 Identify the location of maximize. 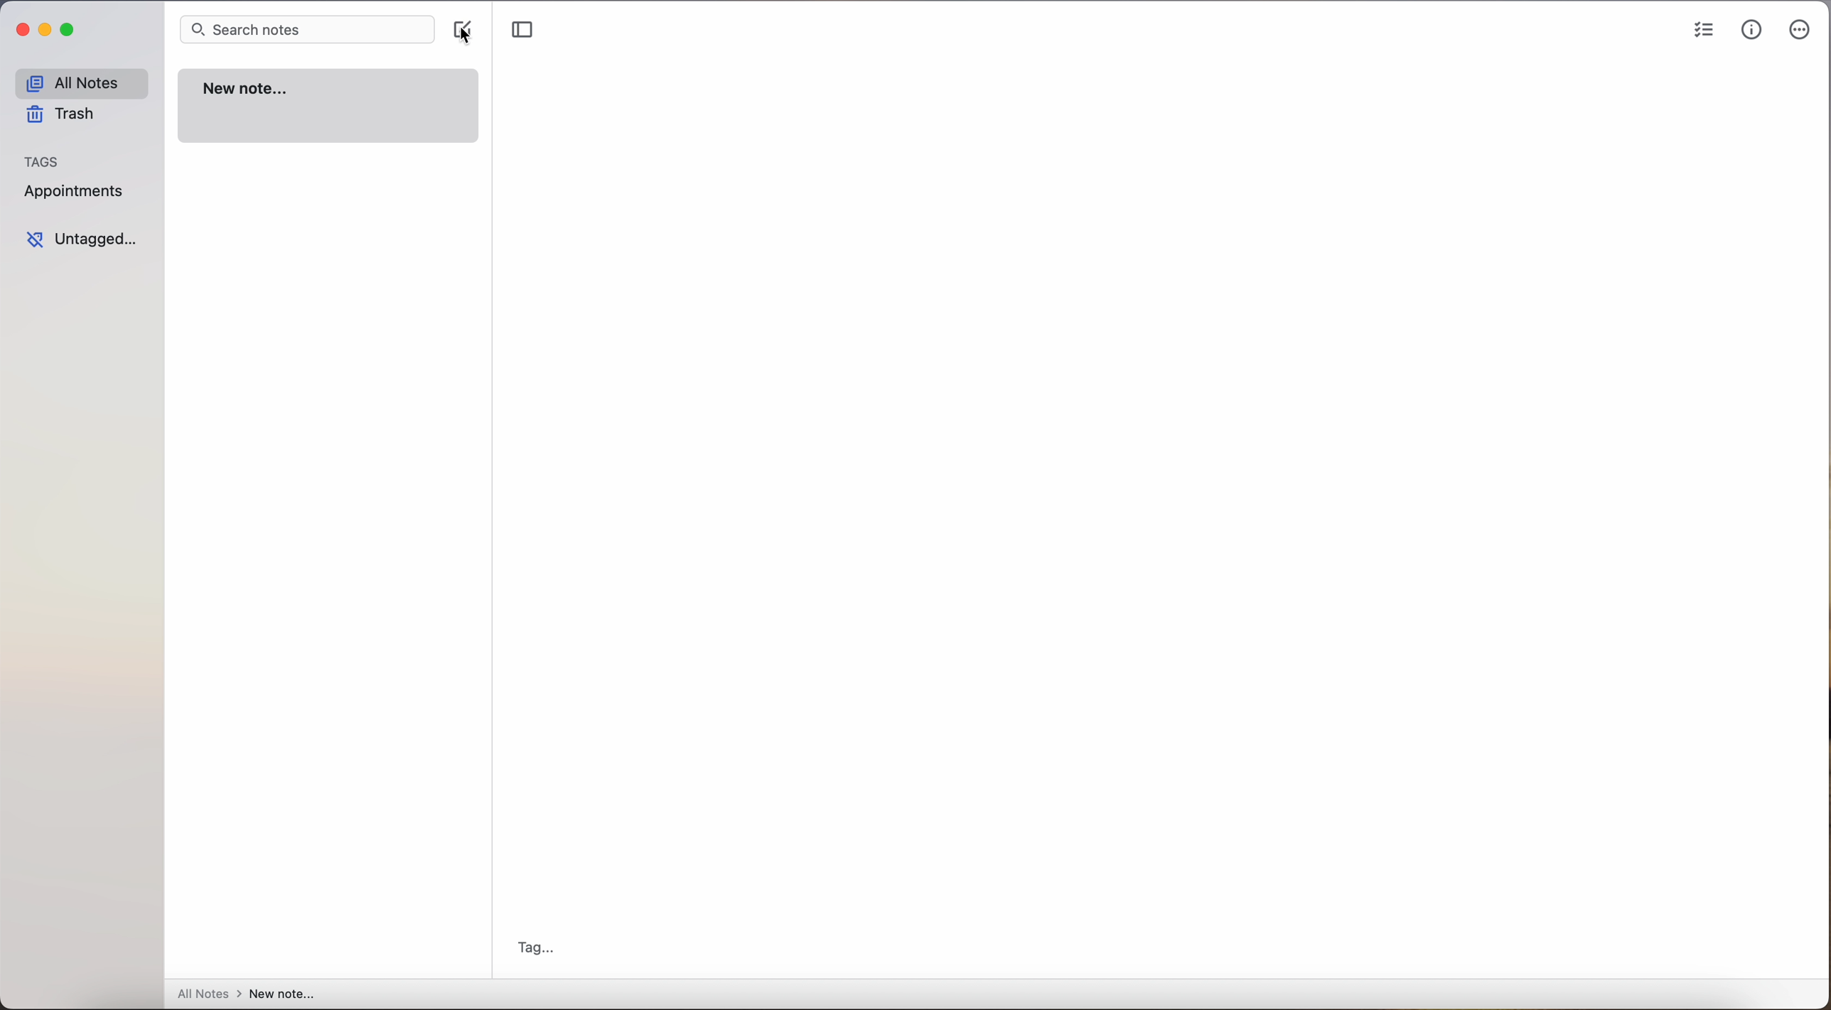
(70, 29).